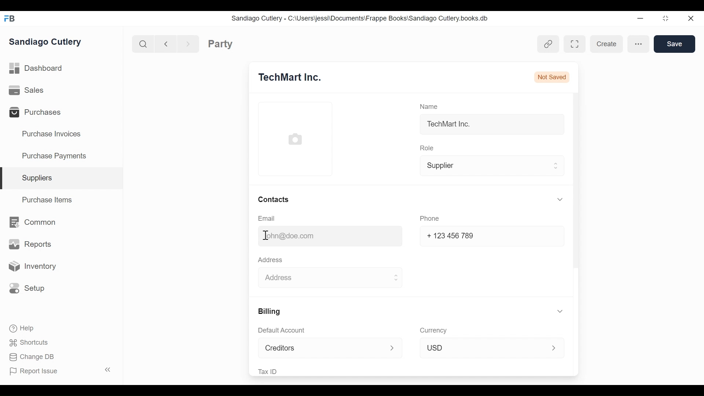  What do you see at coordinates (555, 310) in the screenshot?
I see `expand` at bounding box center [555, 310].